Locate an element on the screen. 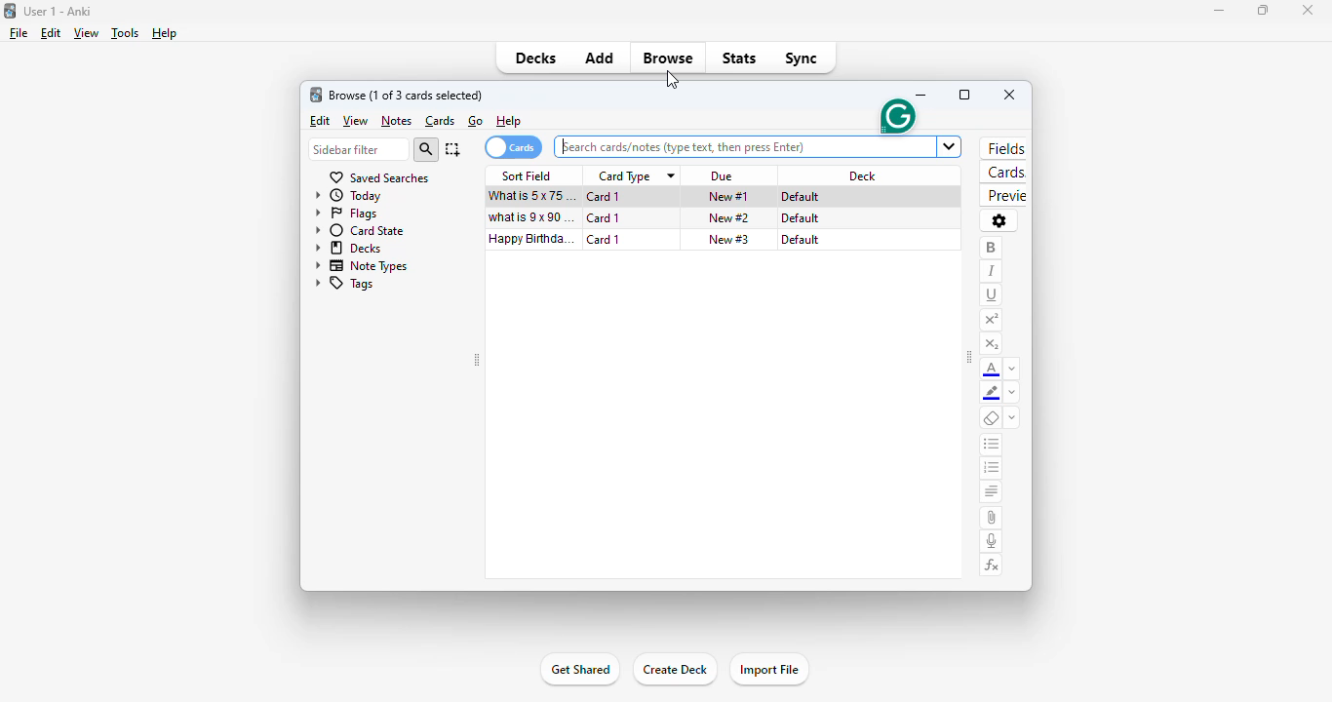  alignment is located at coordinates (992, 490).